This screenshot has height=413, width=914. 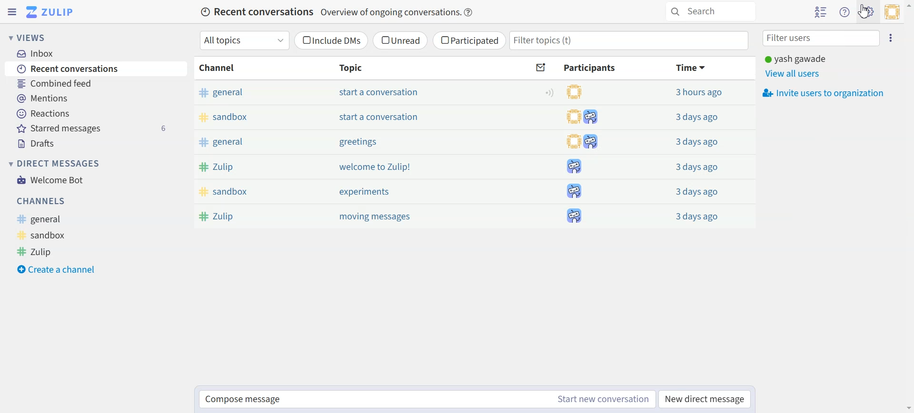 What do you see at coordinates (695, 167) in the screenshot?
I see `3 days ago` at bounding box center [695, 167].